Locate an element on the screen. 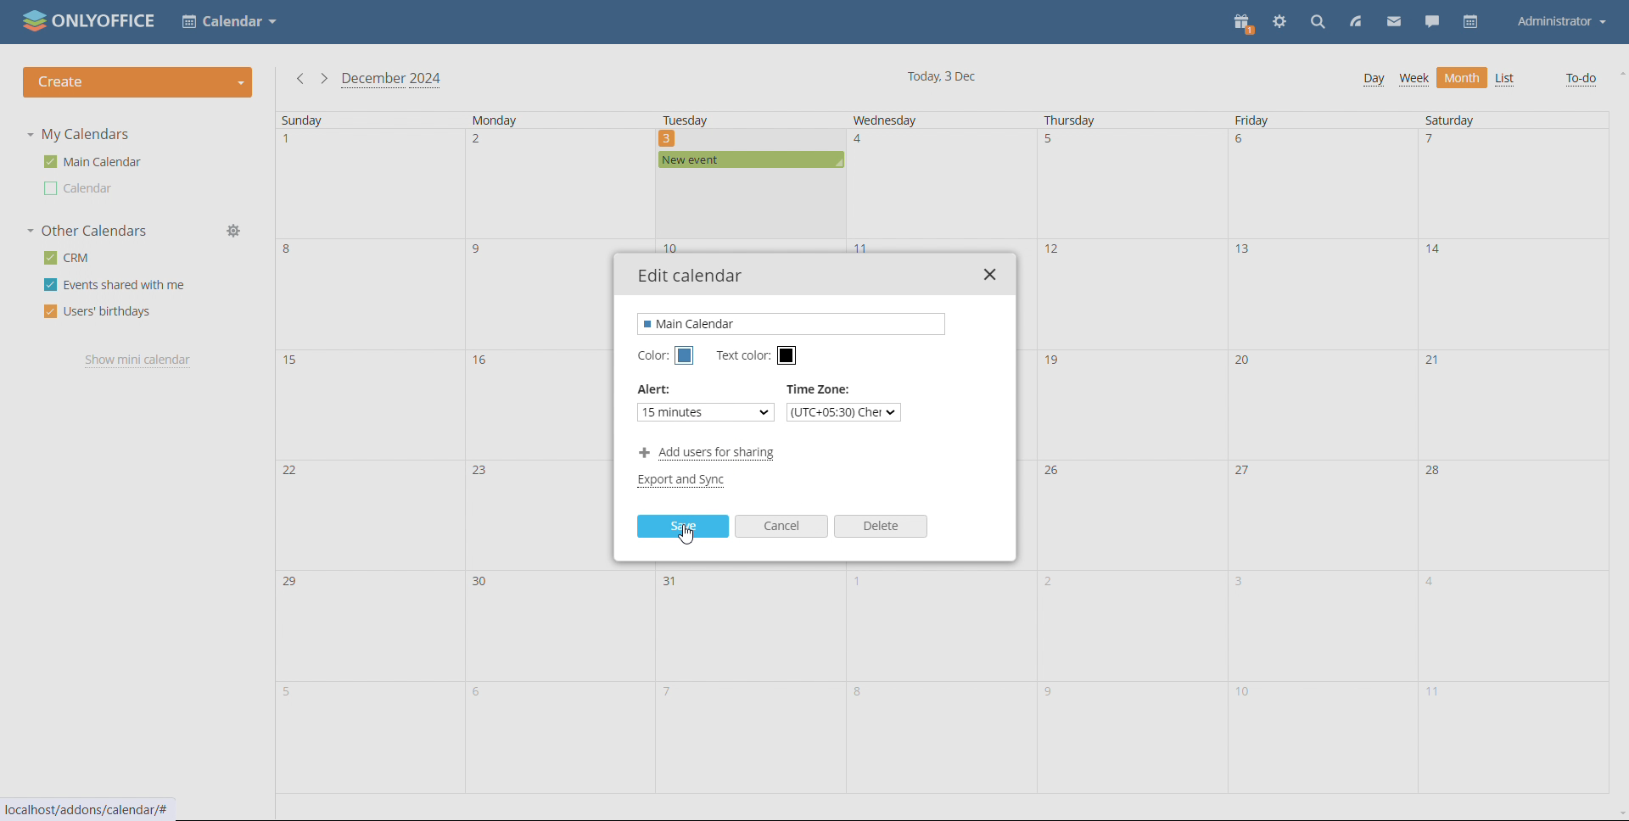 Image resolution: width=1629 pixels, height=821 pixels. search is located at coordinates (1318, 24).